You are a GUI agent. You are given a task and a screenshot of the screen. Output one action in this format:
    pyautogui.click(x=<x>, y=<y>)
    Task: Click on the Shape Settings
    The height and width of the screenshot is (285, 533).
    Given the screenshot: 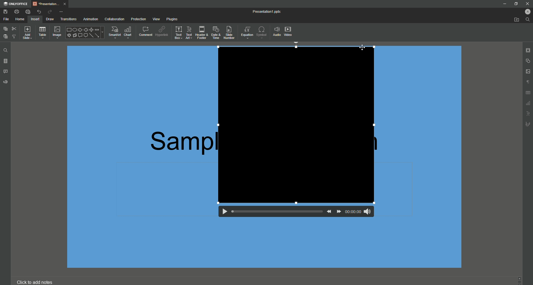 What is the action you would take?
    pyautogui.click(x=528, y=61)
    